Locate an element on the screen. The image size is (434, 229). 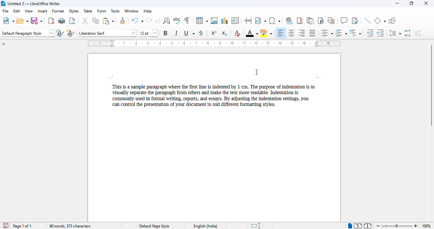
increase indent is located at coordinates (370, 33).